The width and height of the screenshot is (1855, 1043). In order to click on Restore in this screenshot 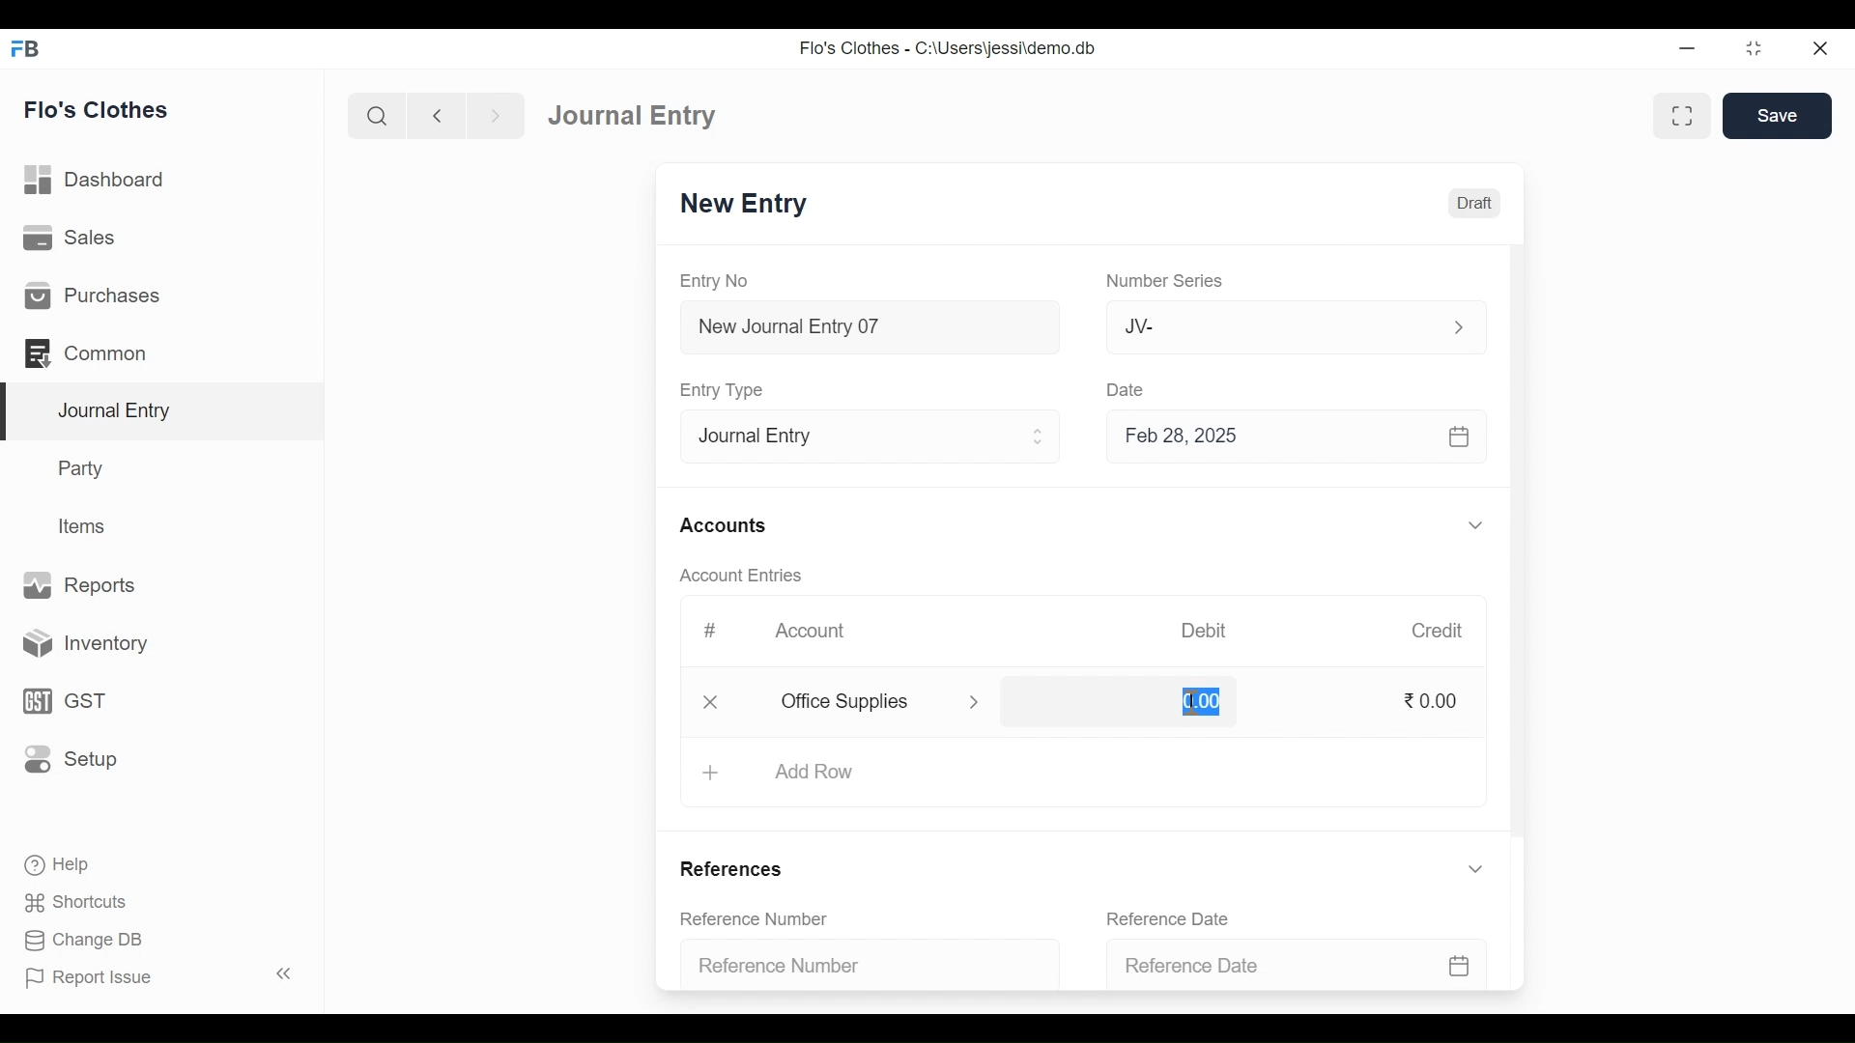, I will do `click(1753, 48)`.